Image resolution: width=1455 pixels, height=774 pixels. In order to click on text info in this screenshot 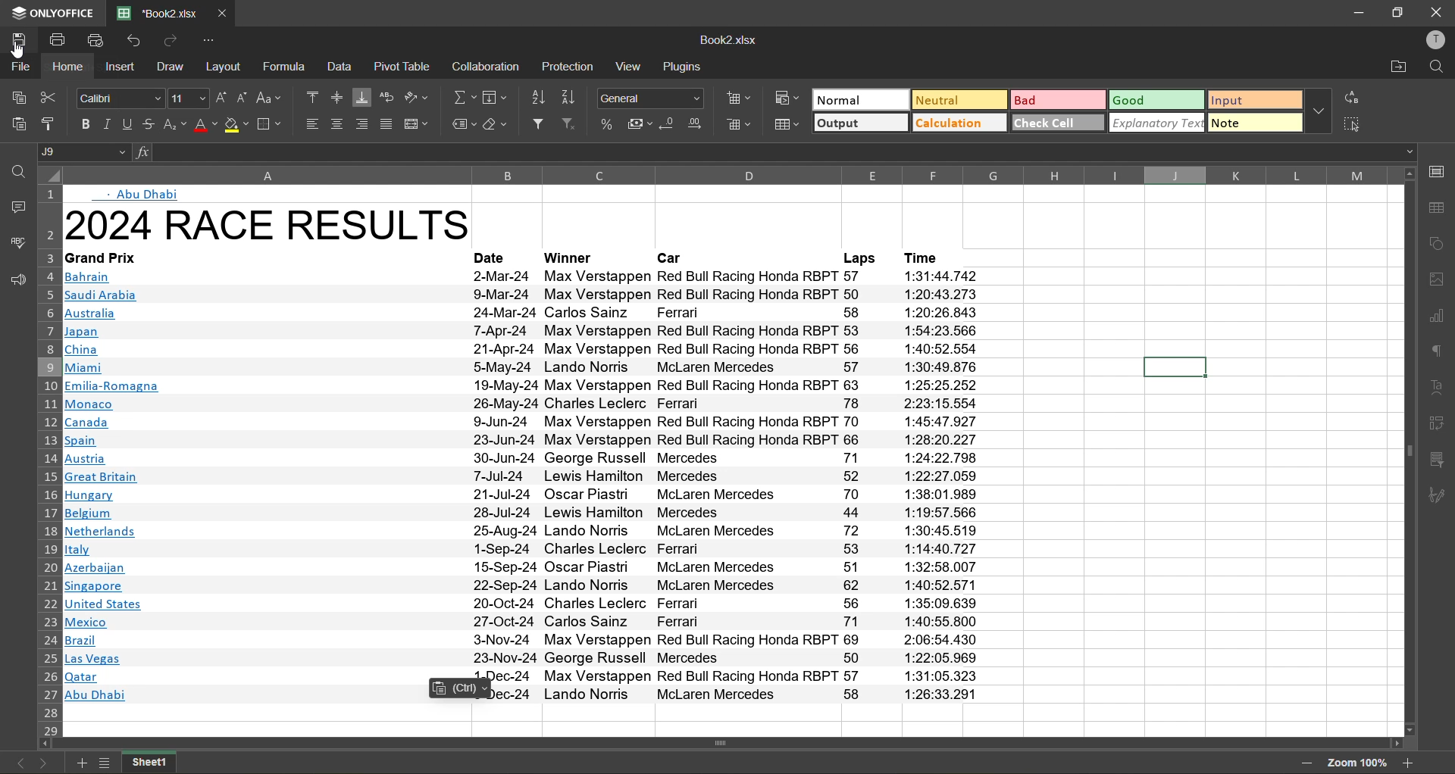, I will do `click(528, 623)`.